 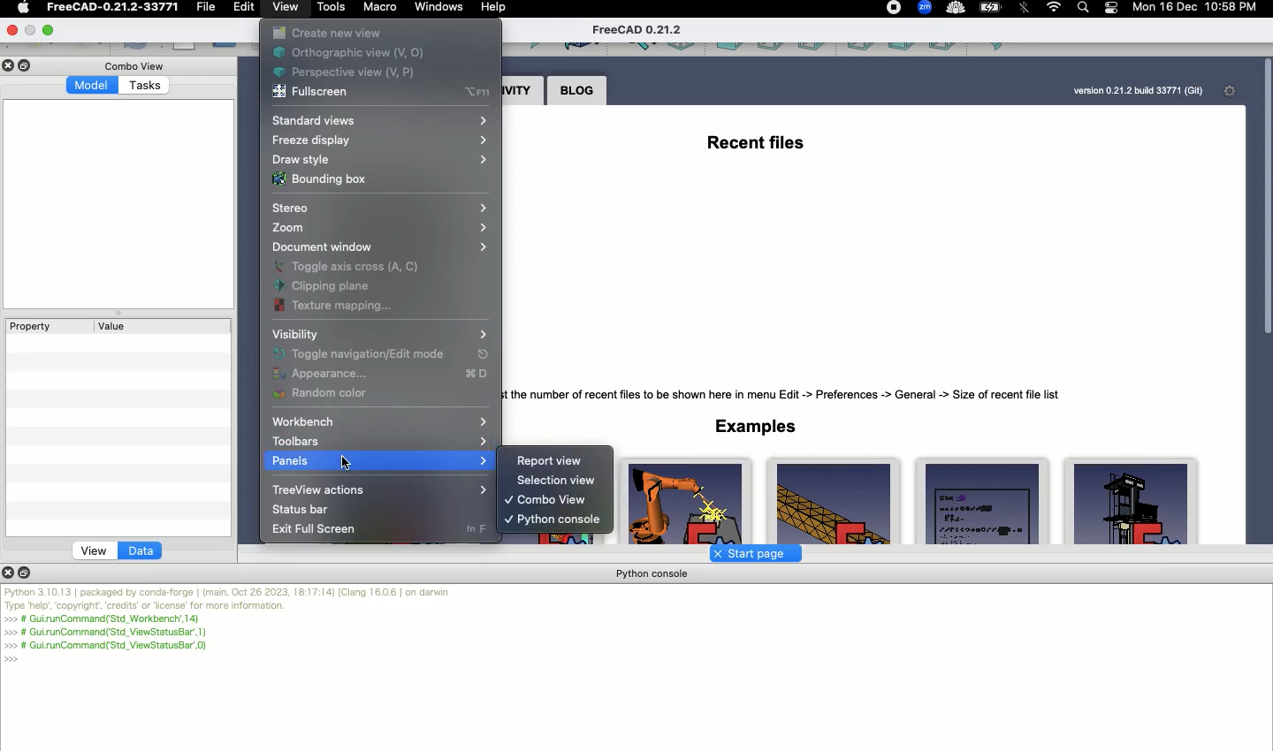 What do you see at coordinates (113, 7) in the screenshot?
I see `FreeCAD-0.21.2033771` at bounding box center [113, 7].